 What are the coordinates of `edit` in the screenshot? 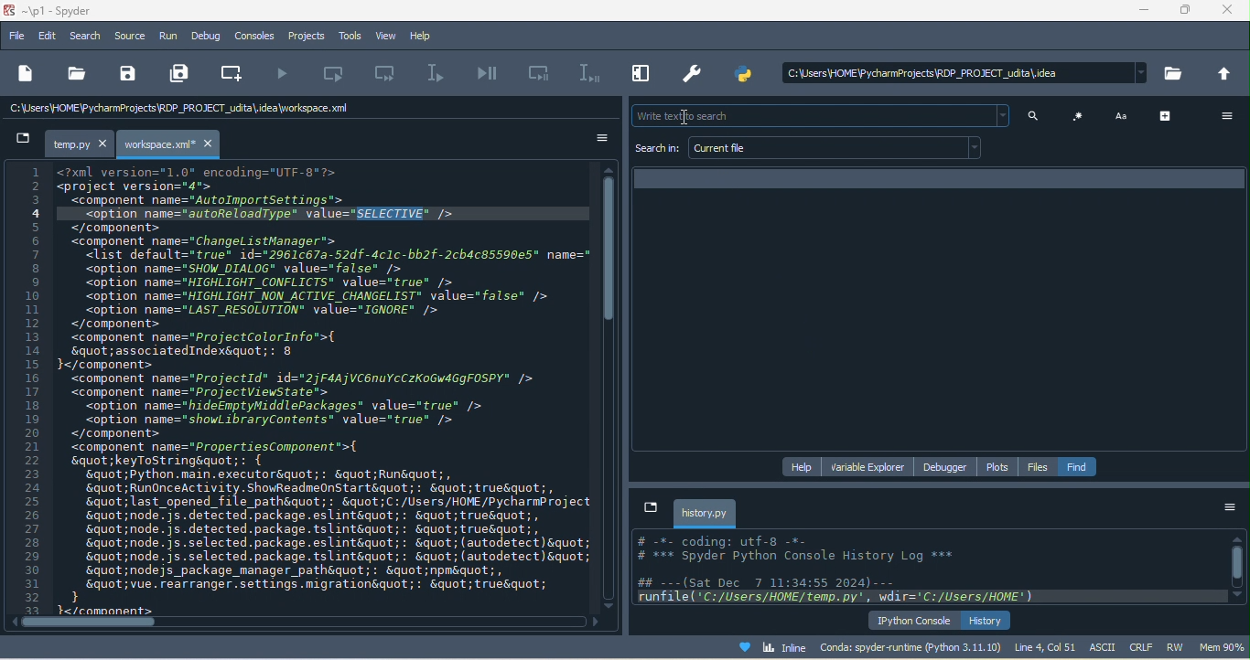 It's located at (48, 36).